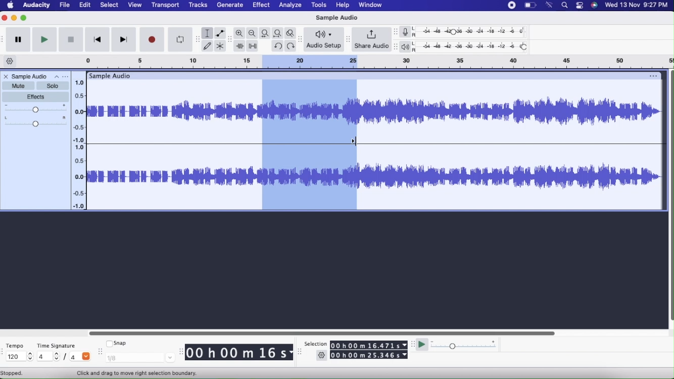  I want to click on Close, so click(6, 77).